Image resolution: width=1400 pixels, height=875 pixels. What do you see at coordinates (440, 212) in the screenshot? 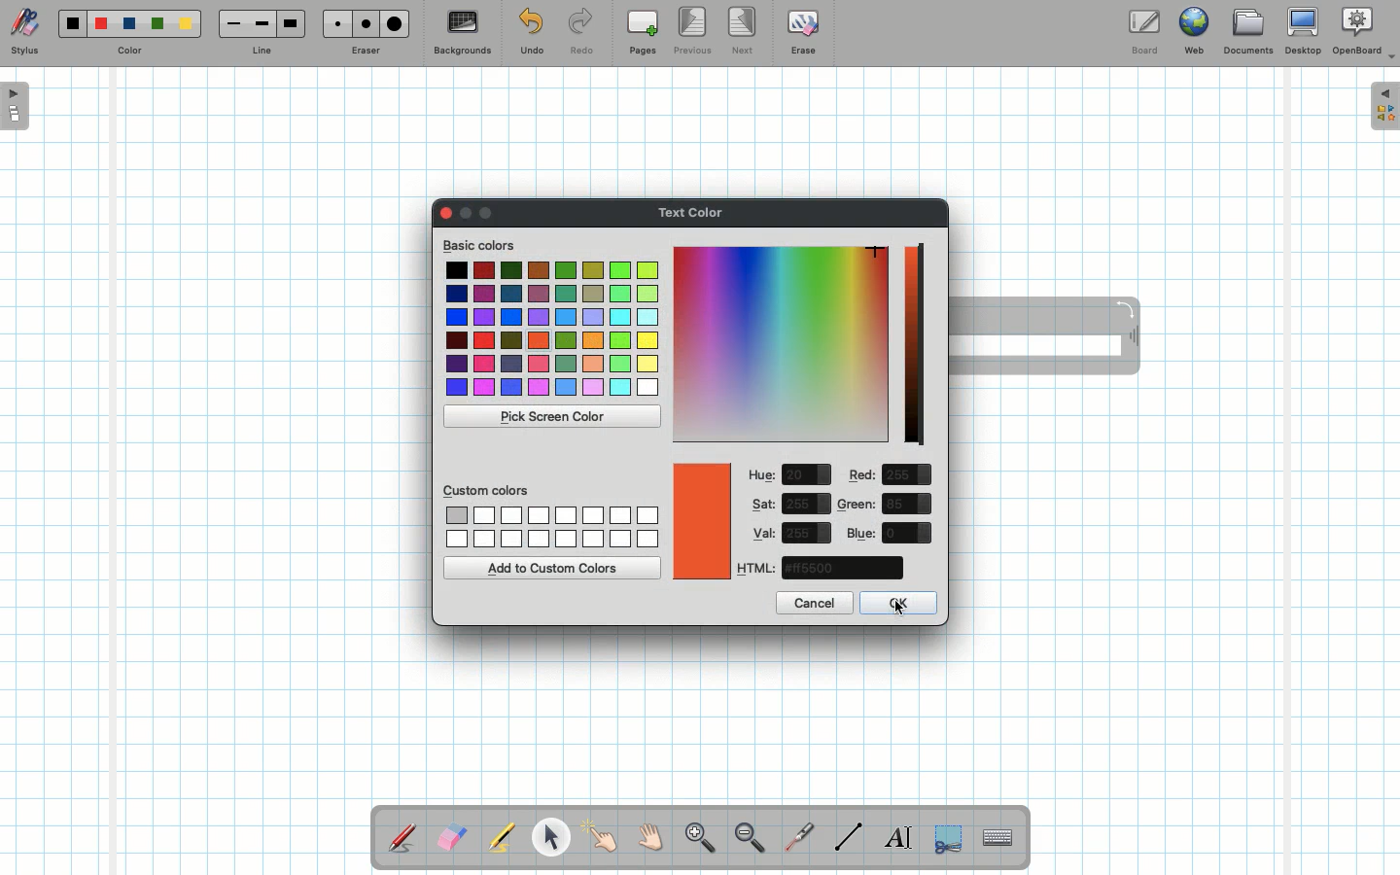
I see `Clor` at bounding box center [440, 212].